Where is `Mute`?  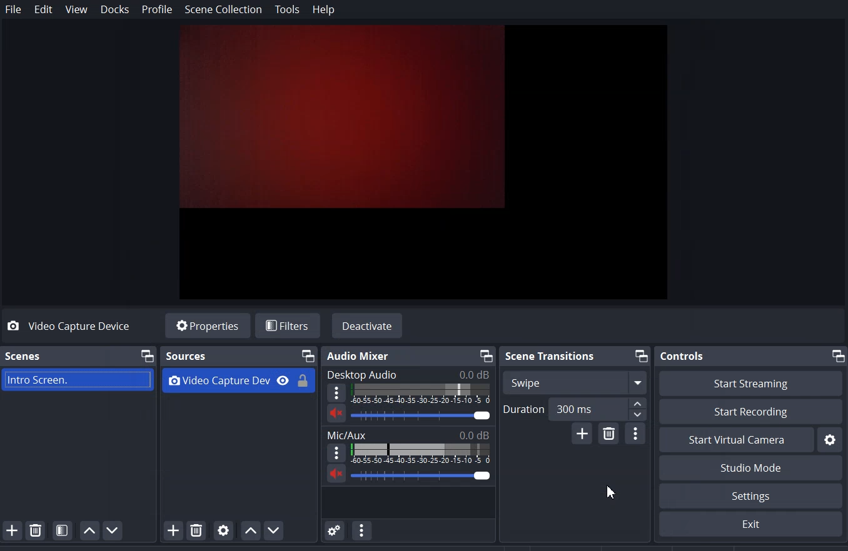 Mute is located at coordinates (337, 475).